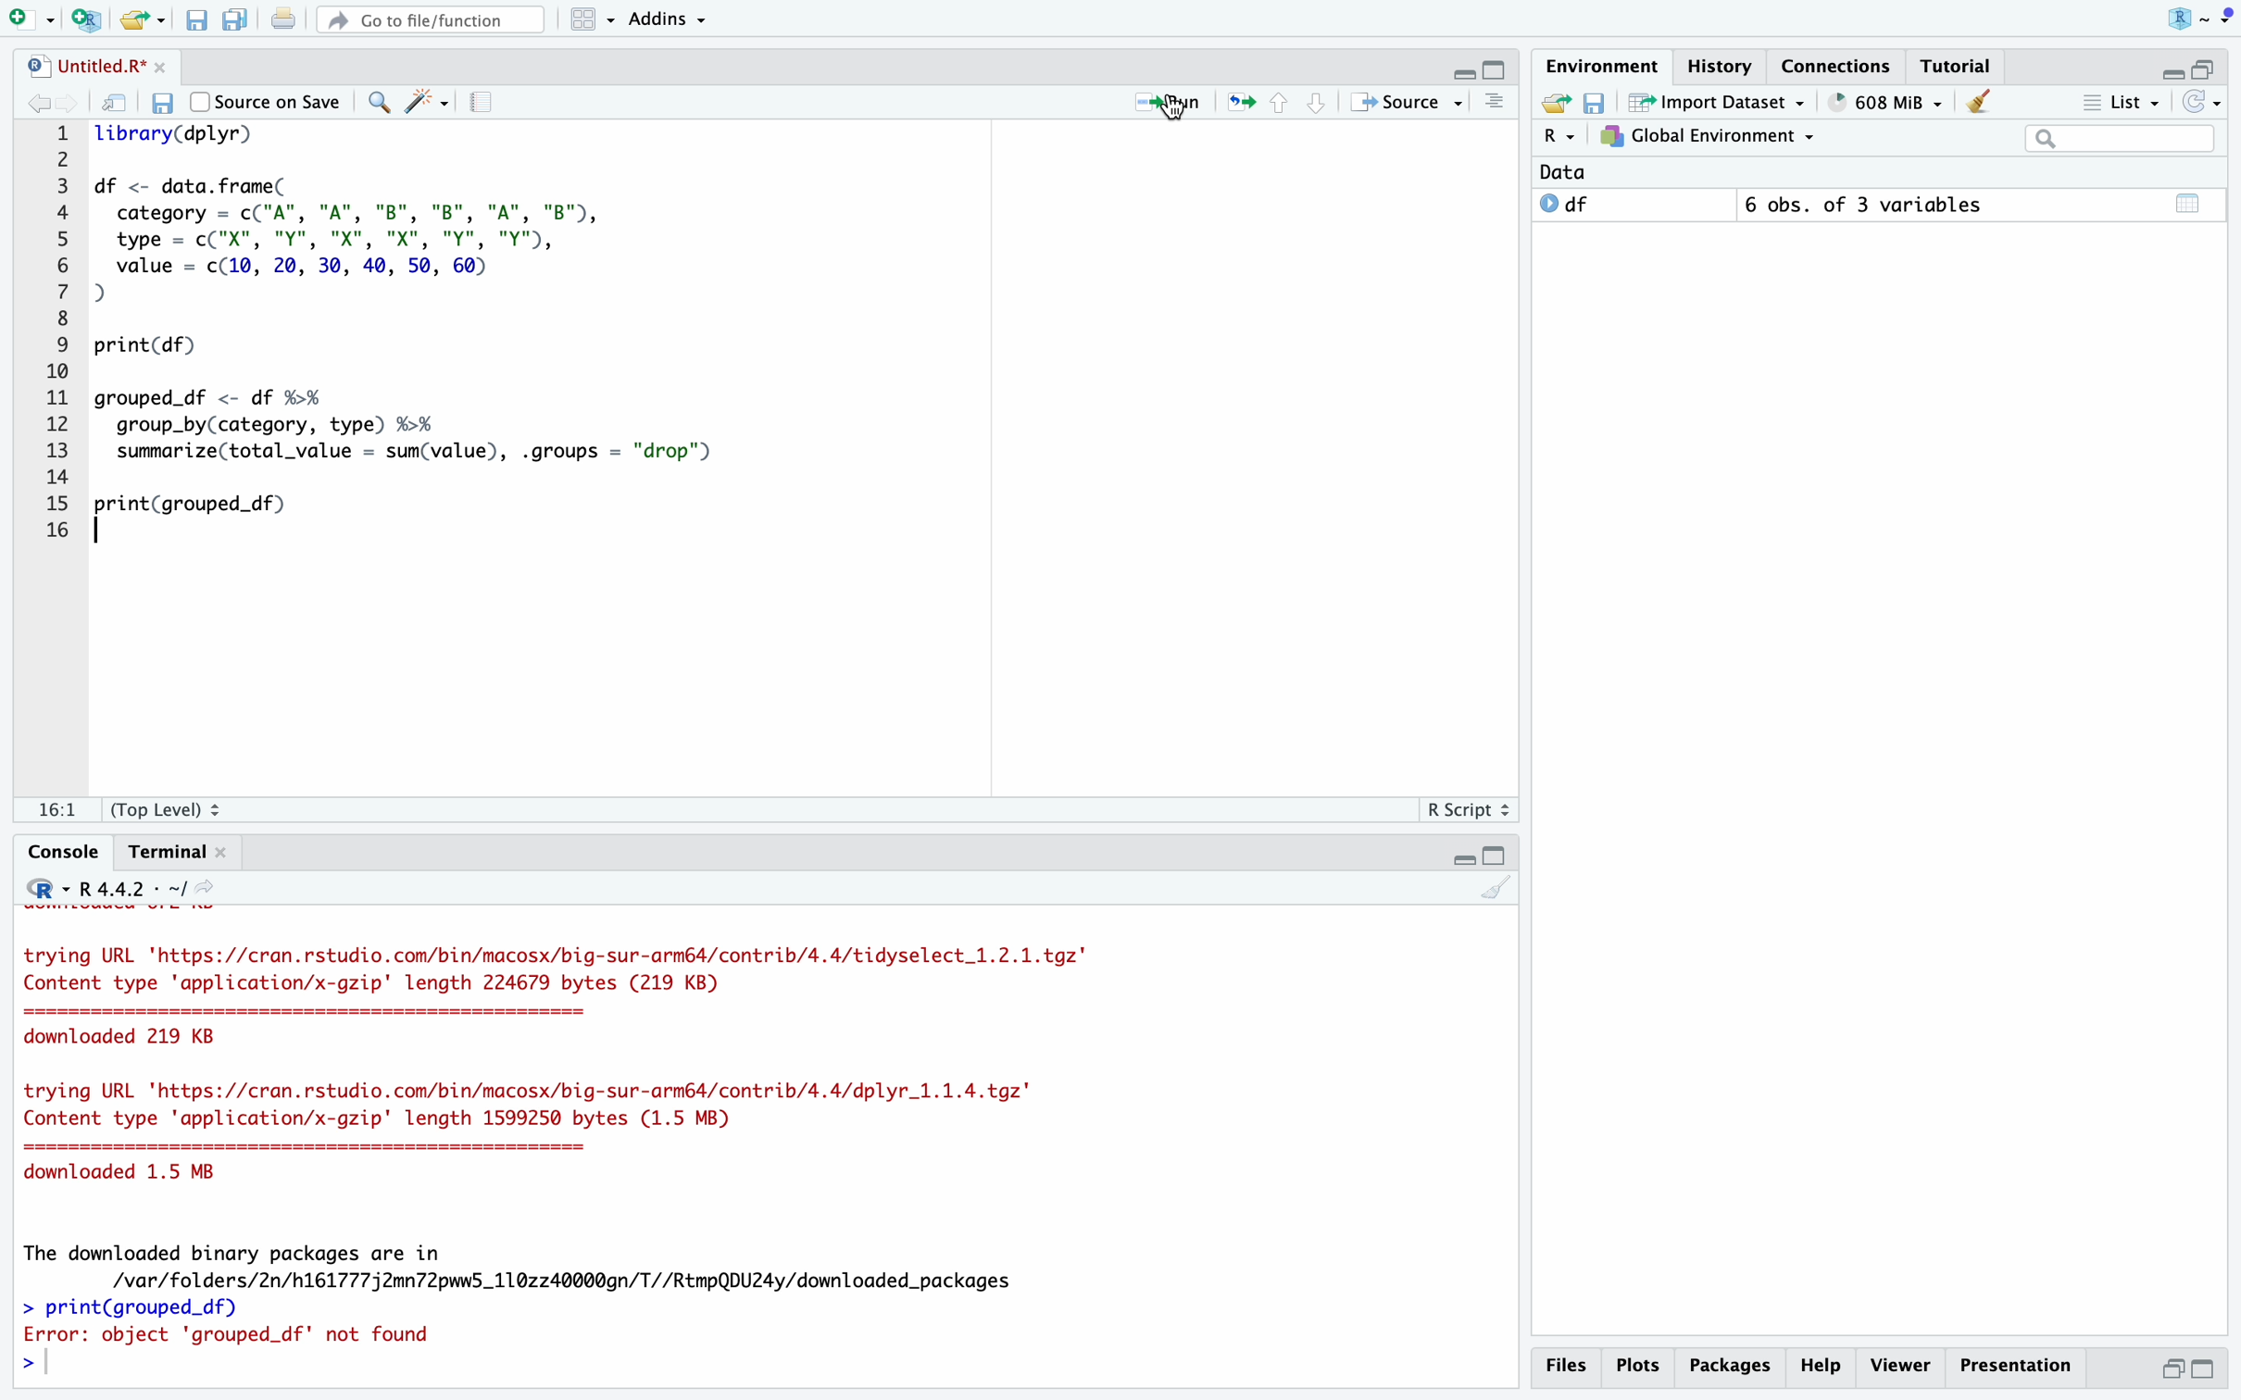 The image size is (2241, 1400). Describe the element at coordinates (1721, 66) in the screenshot. I see `History` at that location.